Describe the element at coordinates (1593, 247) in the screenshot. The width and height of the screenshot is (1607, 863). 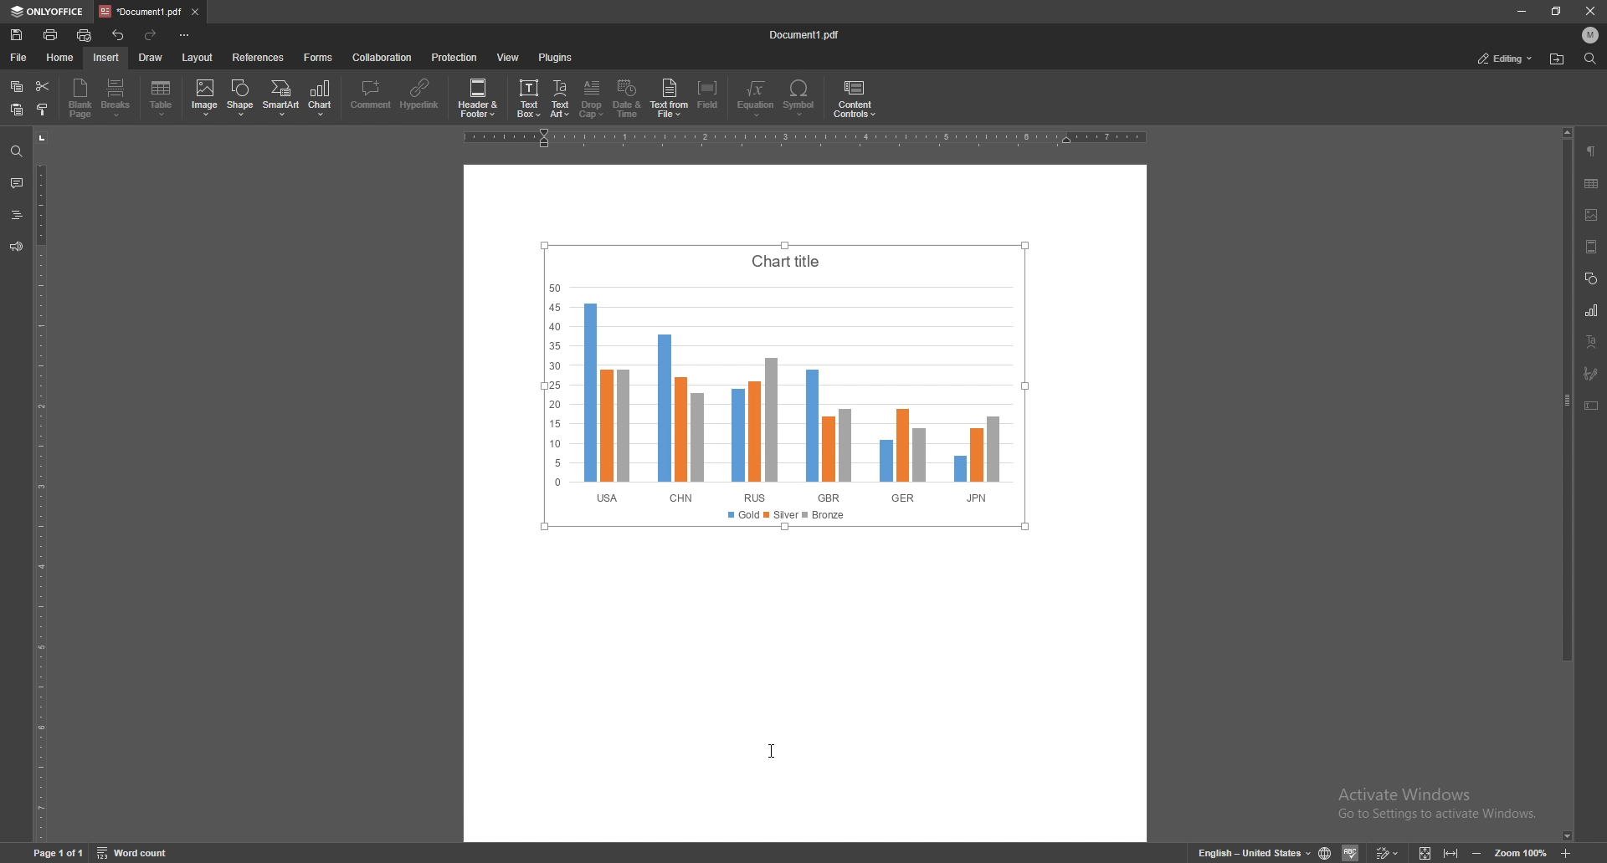
I see `header/footer` at that location.